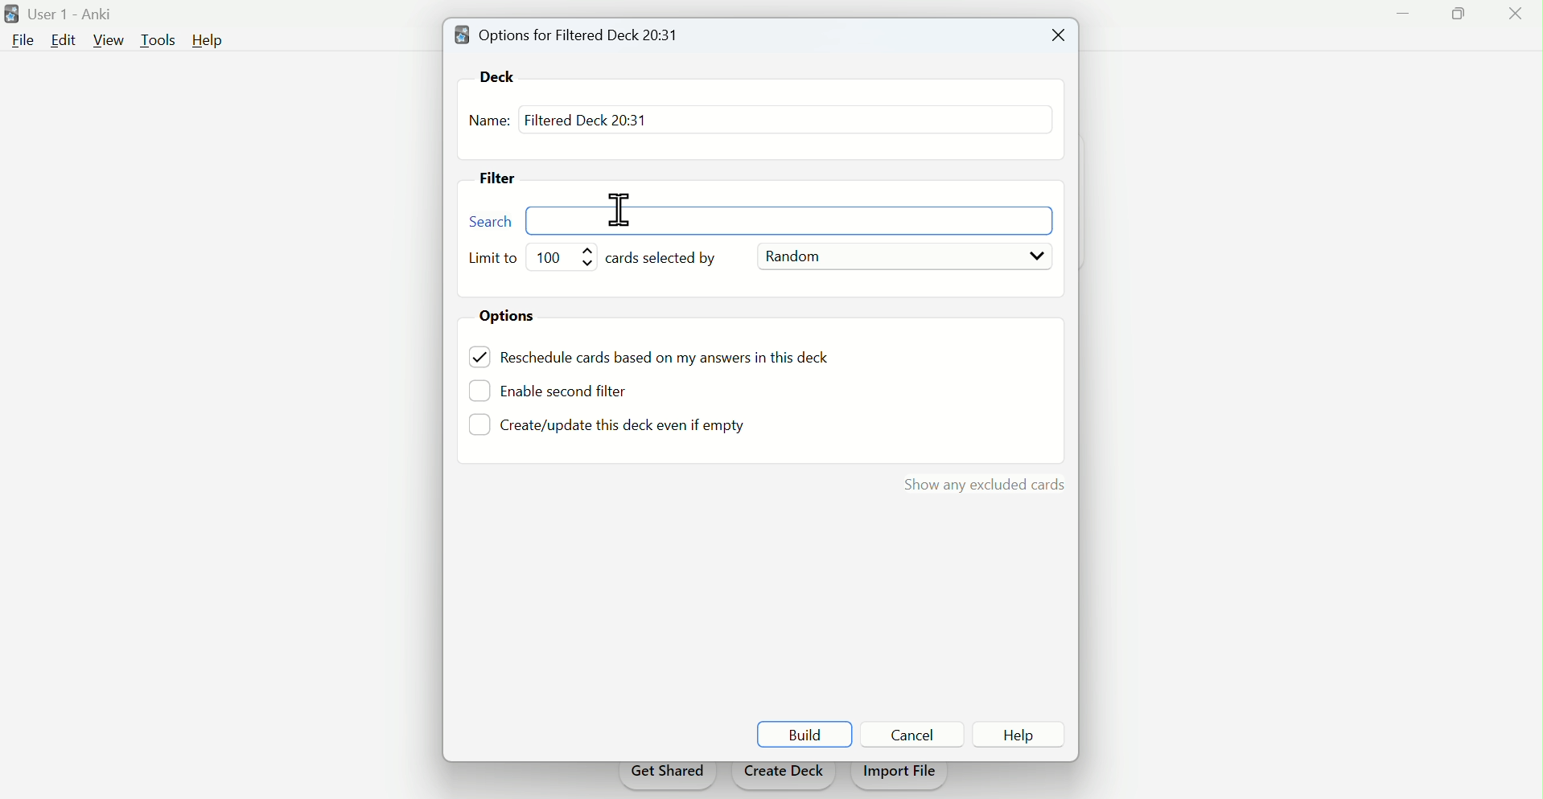 The width and height of the screenshot is (1543, 799). Describe the element at coordinates (1055, 36) in the screenshot. I see `Close tab` at that location.